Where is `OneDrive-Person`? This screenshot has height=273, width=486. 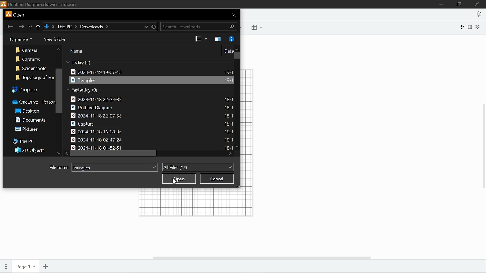 OneDrive-Person is located at coordinates (30, 102).